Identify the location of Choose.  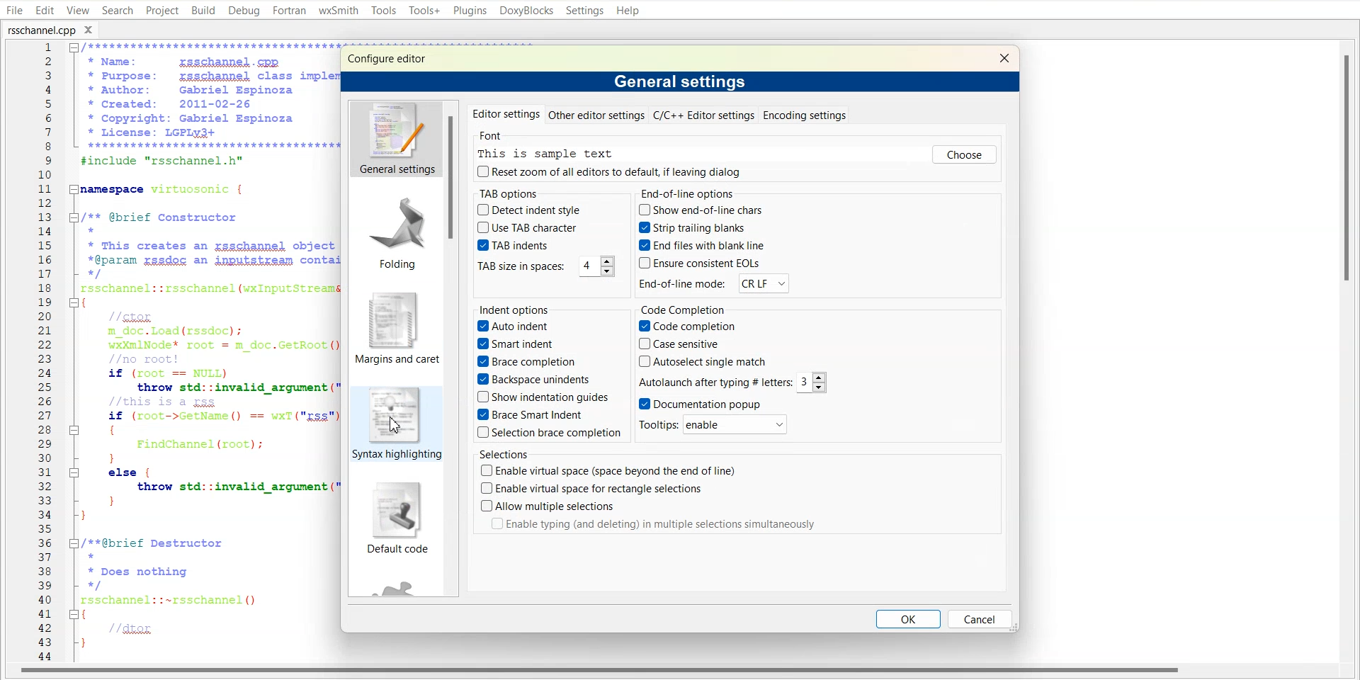
(966, 153).